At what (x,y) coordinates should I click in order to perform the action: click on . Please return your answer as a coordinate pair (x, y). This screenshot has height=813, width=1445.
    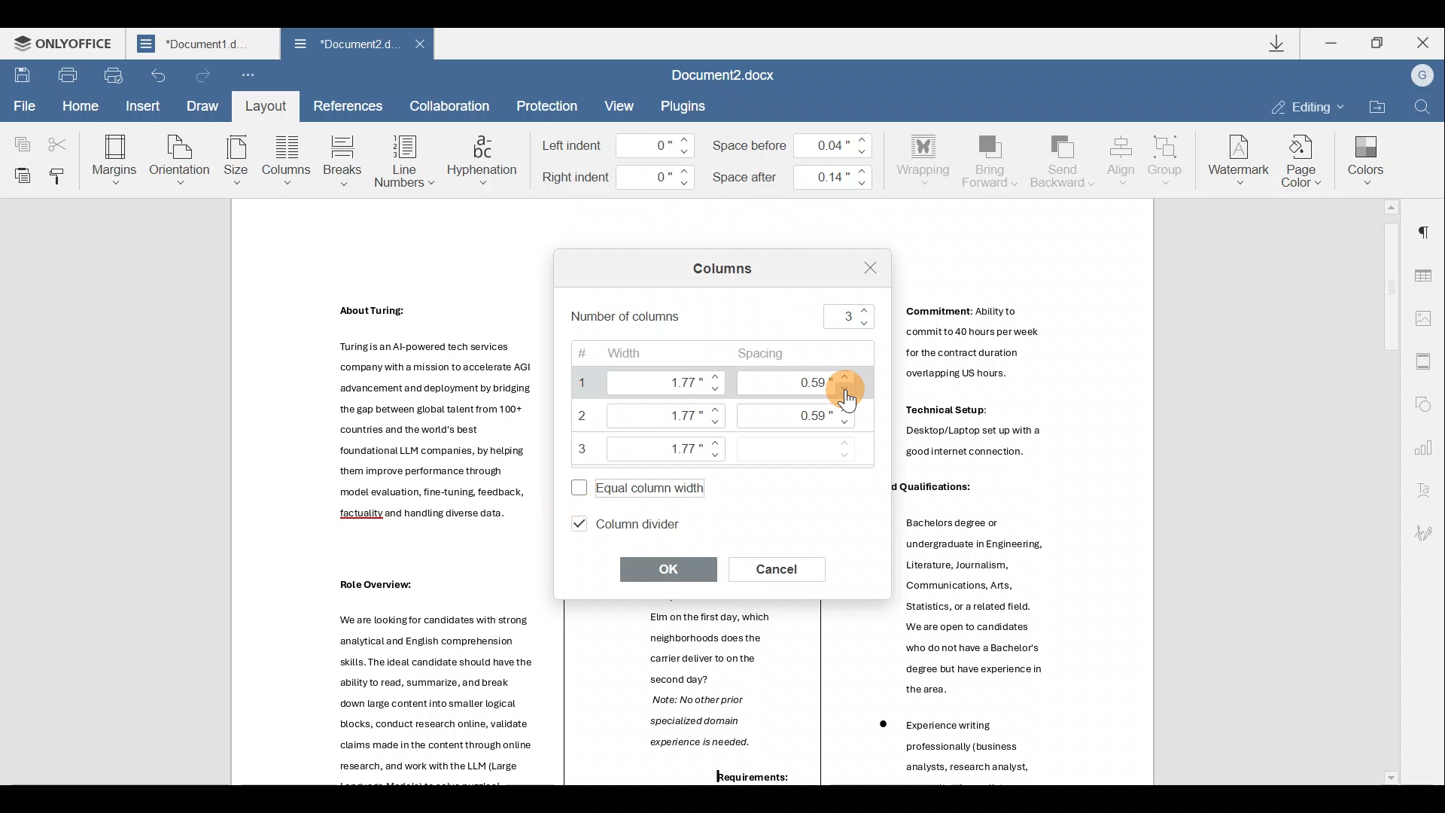
    Looking at the image, I should click on (442, 433).